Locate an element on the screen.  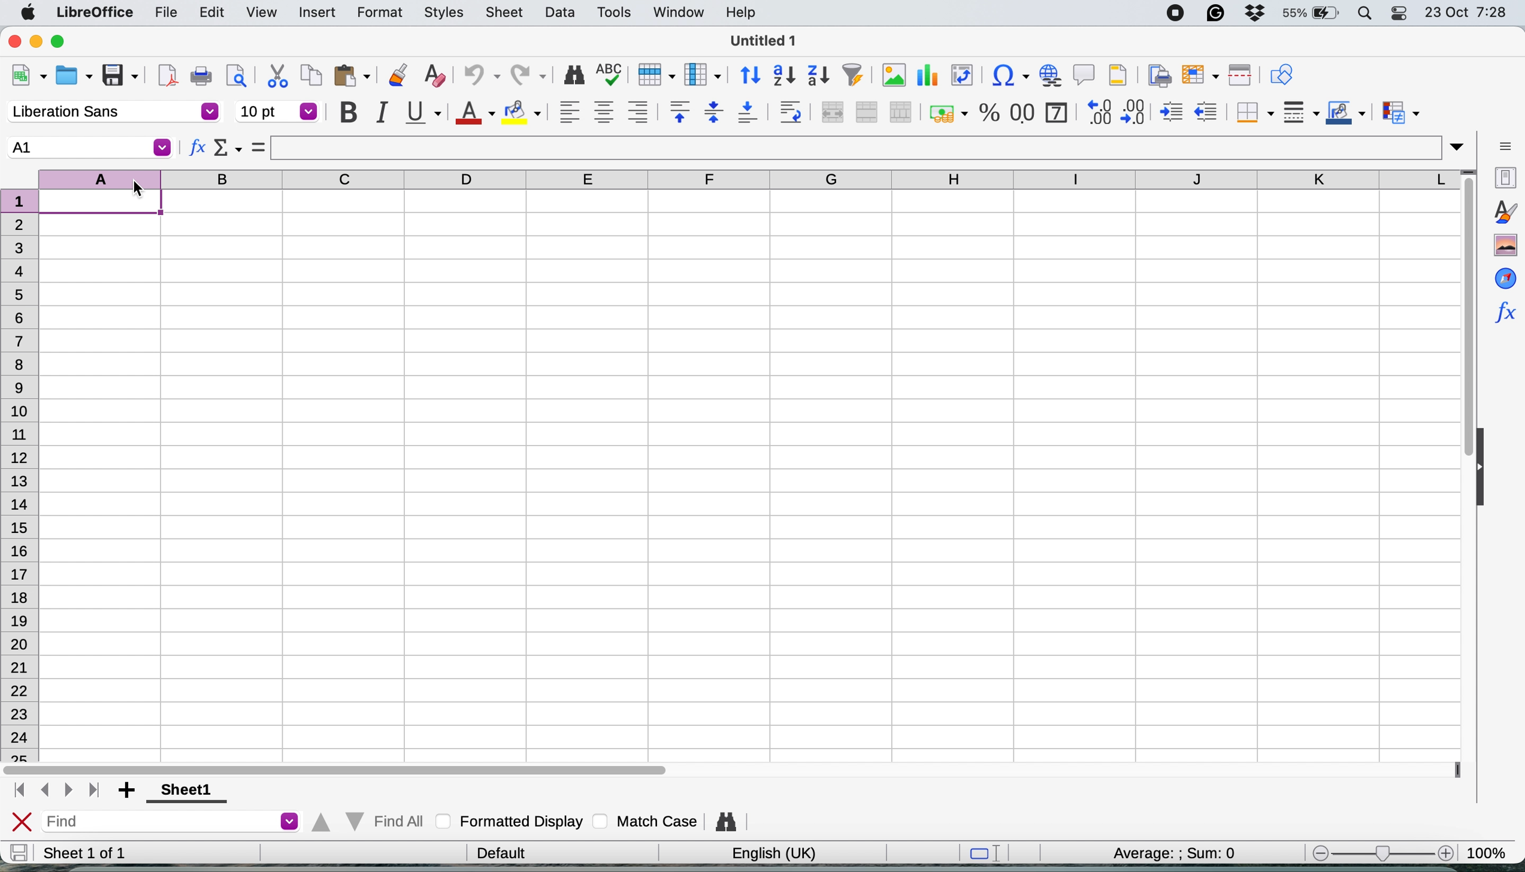
gallery is located at coordinates (1503, 244).